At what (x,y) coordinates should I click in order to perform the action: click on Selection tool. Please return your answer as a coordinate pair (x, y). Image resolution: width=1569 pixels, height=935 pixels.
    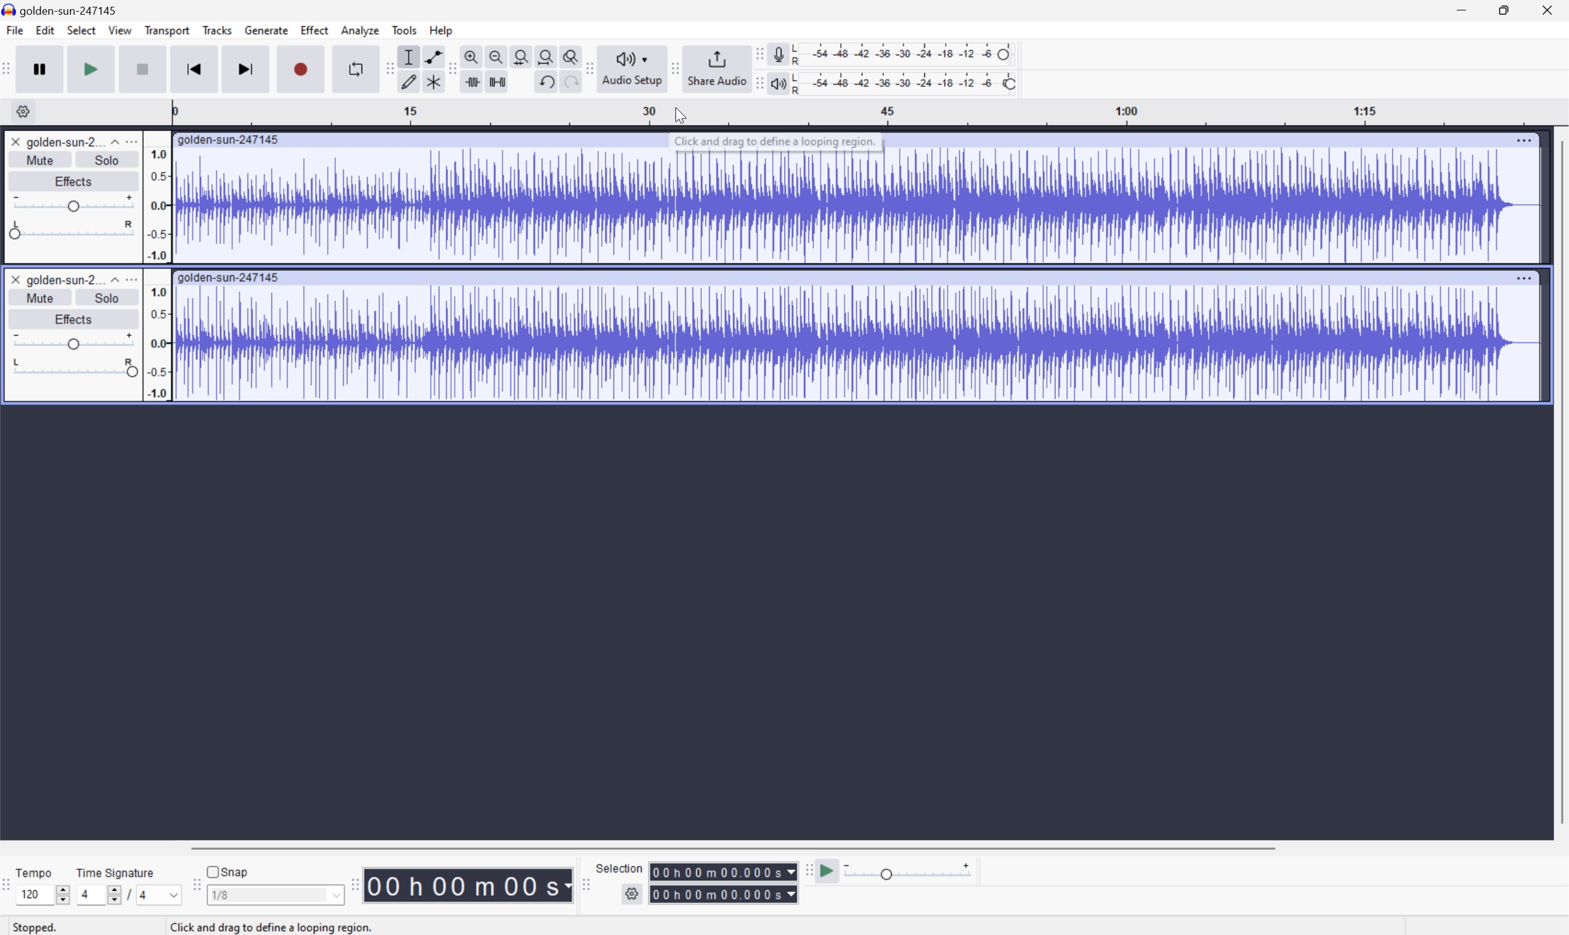
    Looking at the image, I should click on (411, 57).